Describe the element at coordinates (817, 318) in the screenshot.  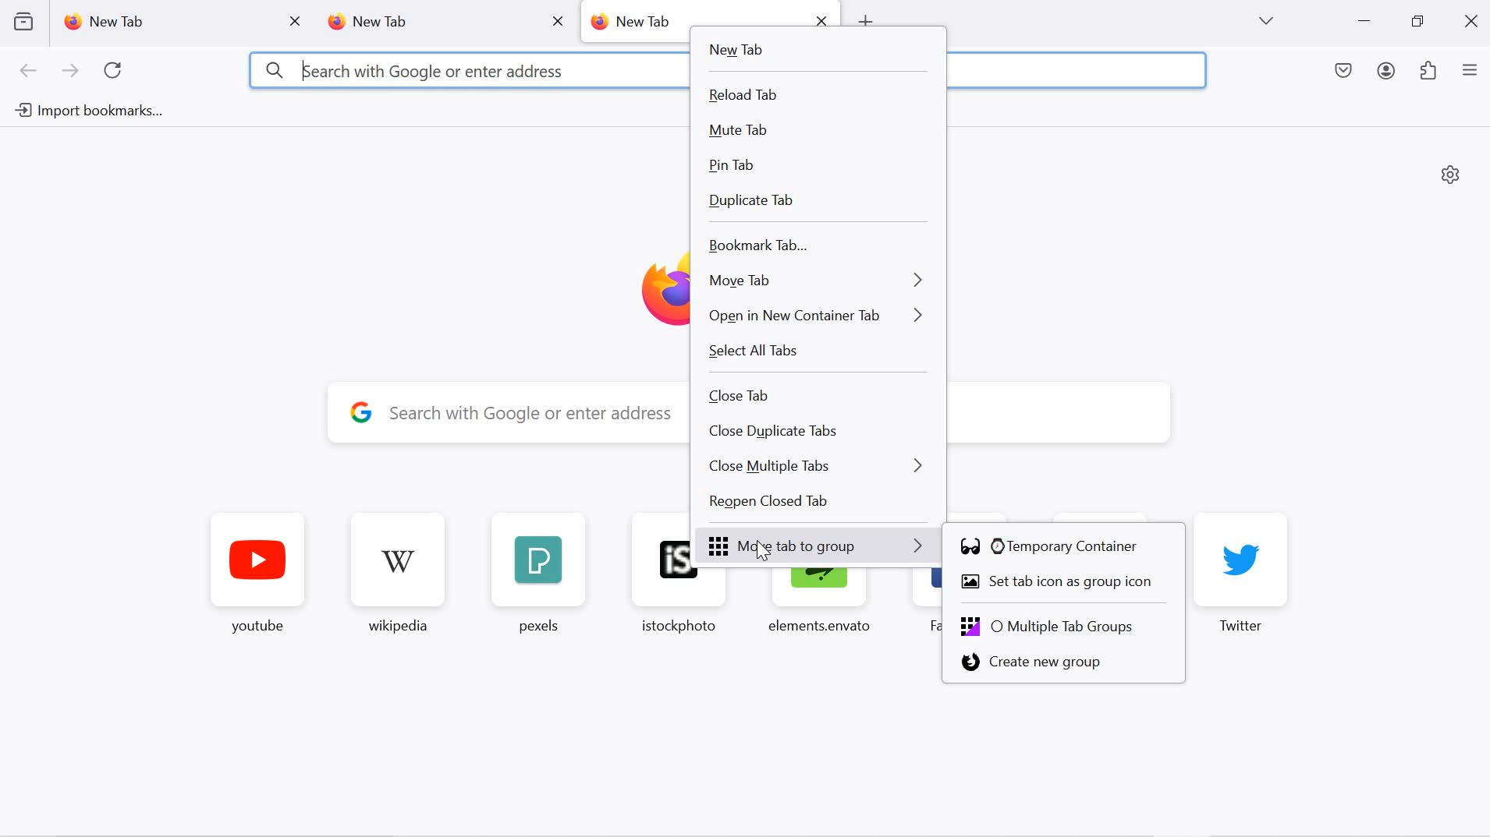
I see `open in new container tab` at that location.